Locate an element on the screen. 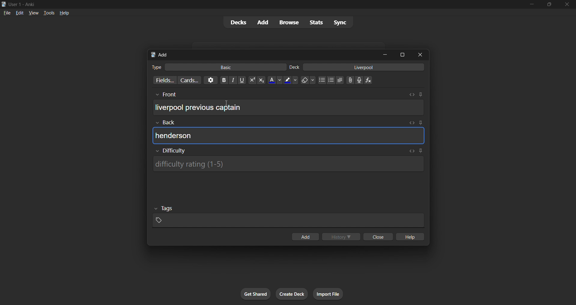 The image size is (576, 305). minimize is located at coordinates (386, 55).